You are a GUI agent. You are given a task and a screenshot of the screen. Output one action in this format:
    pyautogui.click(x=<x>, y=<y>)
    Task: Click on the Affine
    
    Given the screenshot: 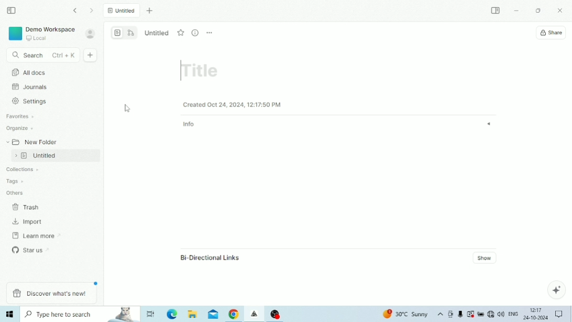 What is the action you would take?
    pyautogui.click(x=255, y=314)
    